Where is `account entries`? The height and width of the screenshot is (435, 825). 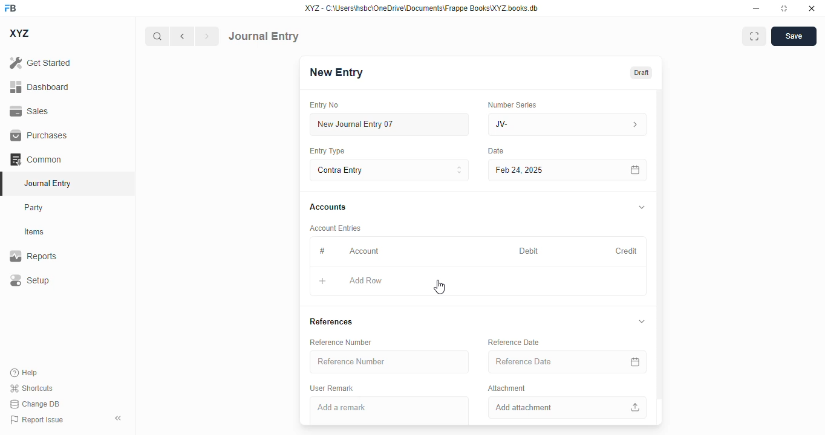
account entries is located at coordinates (336, 228).